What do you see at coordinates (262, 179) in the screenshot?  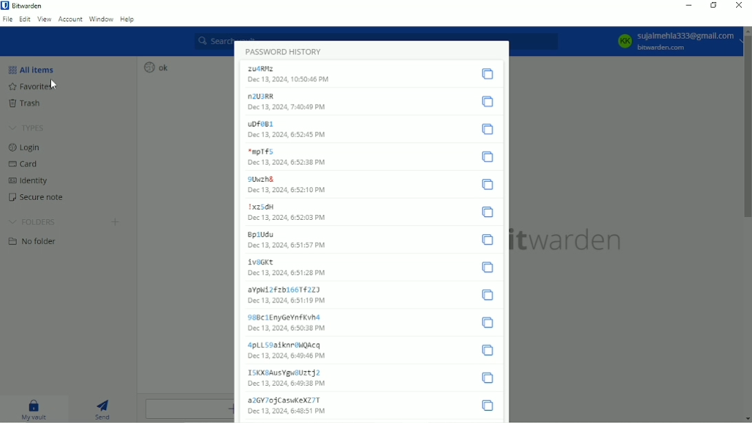 I see `9Uwzh&` at bounding box center [262, 179].